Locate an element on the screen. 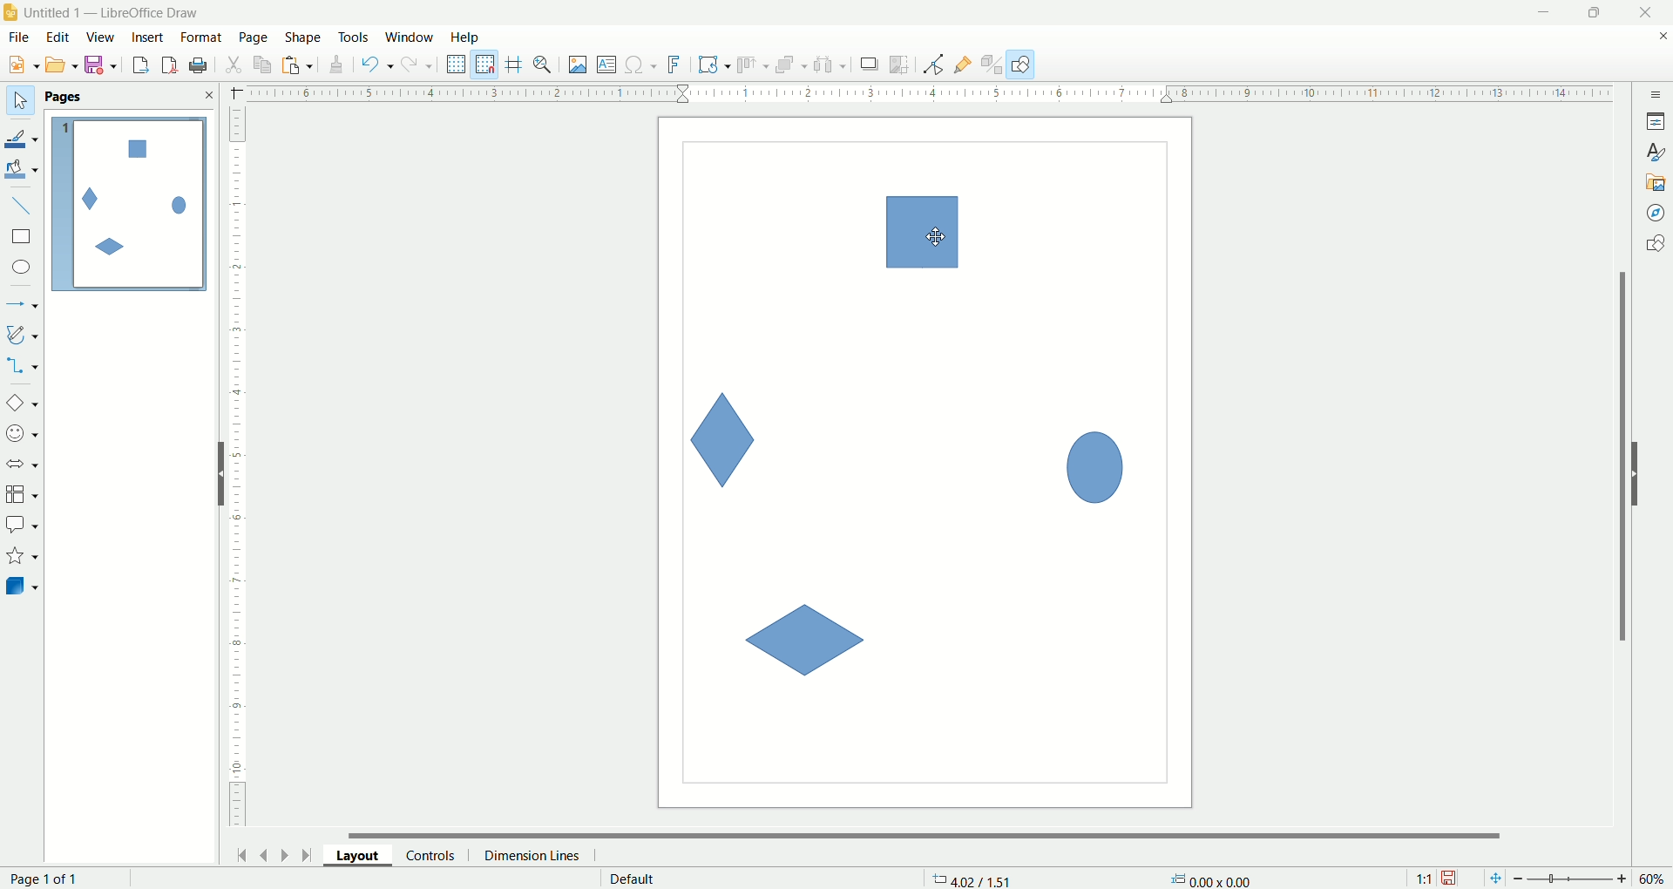 The width and height of the screenshot is (1673, 889). minimize is located at coordinates (1545, 12).